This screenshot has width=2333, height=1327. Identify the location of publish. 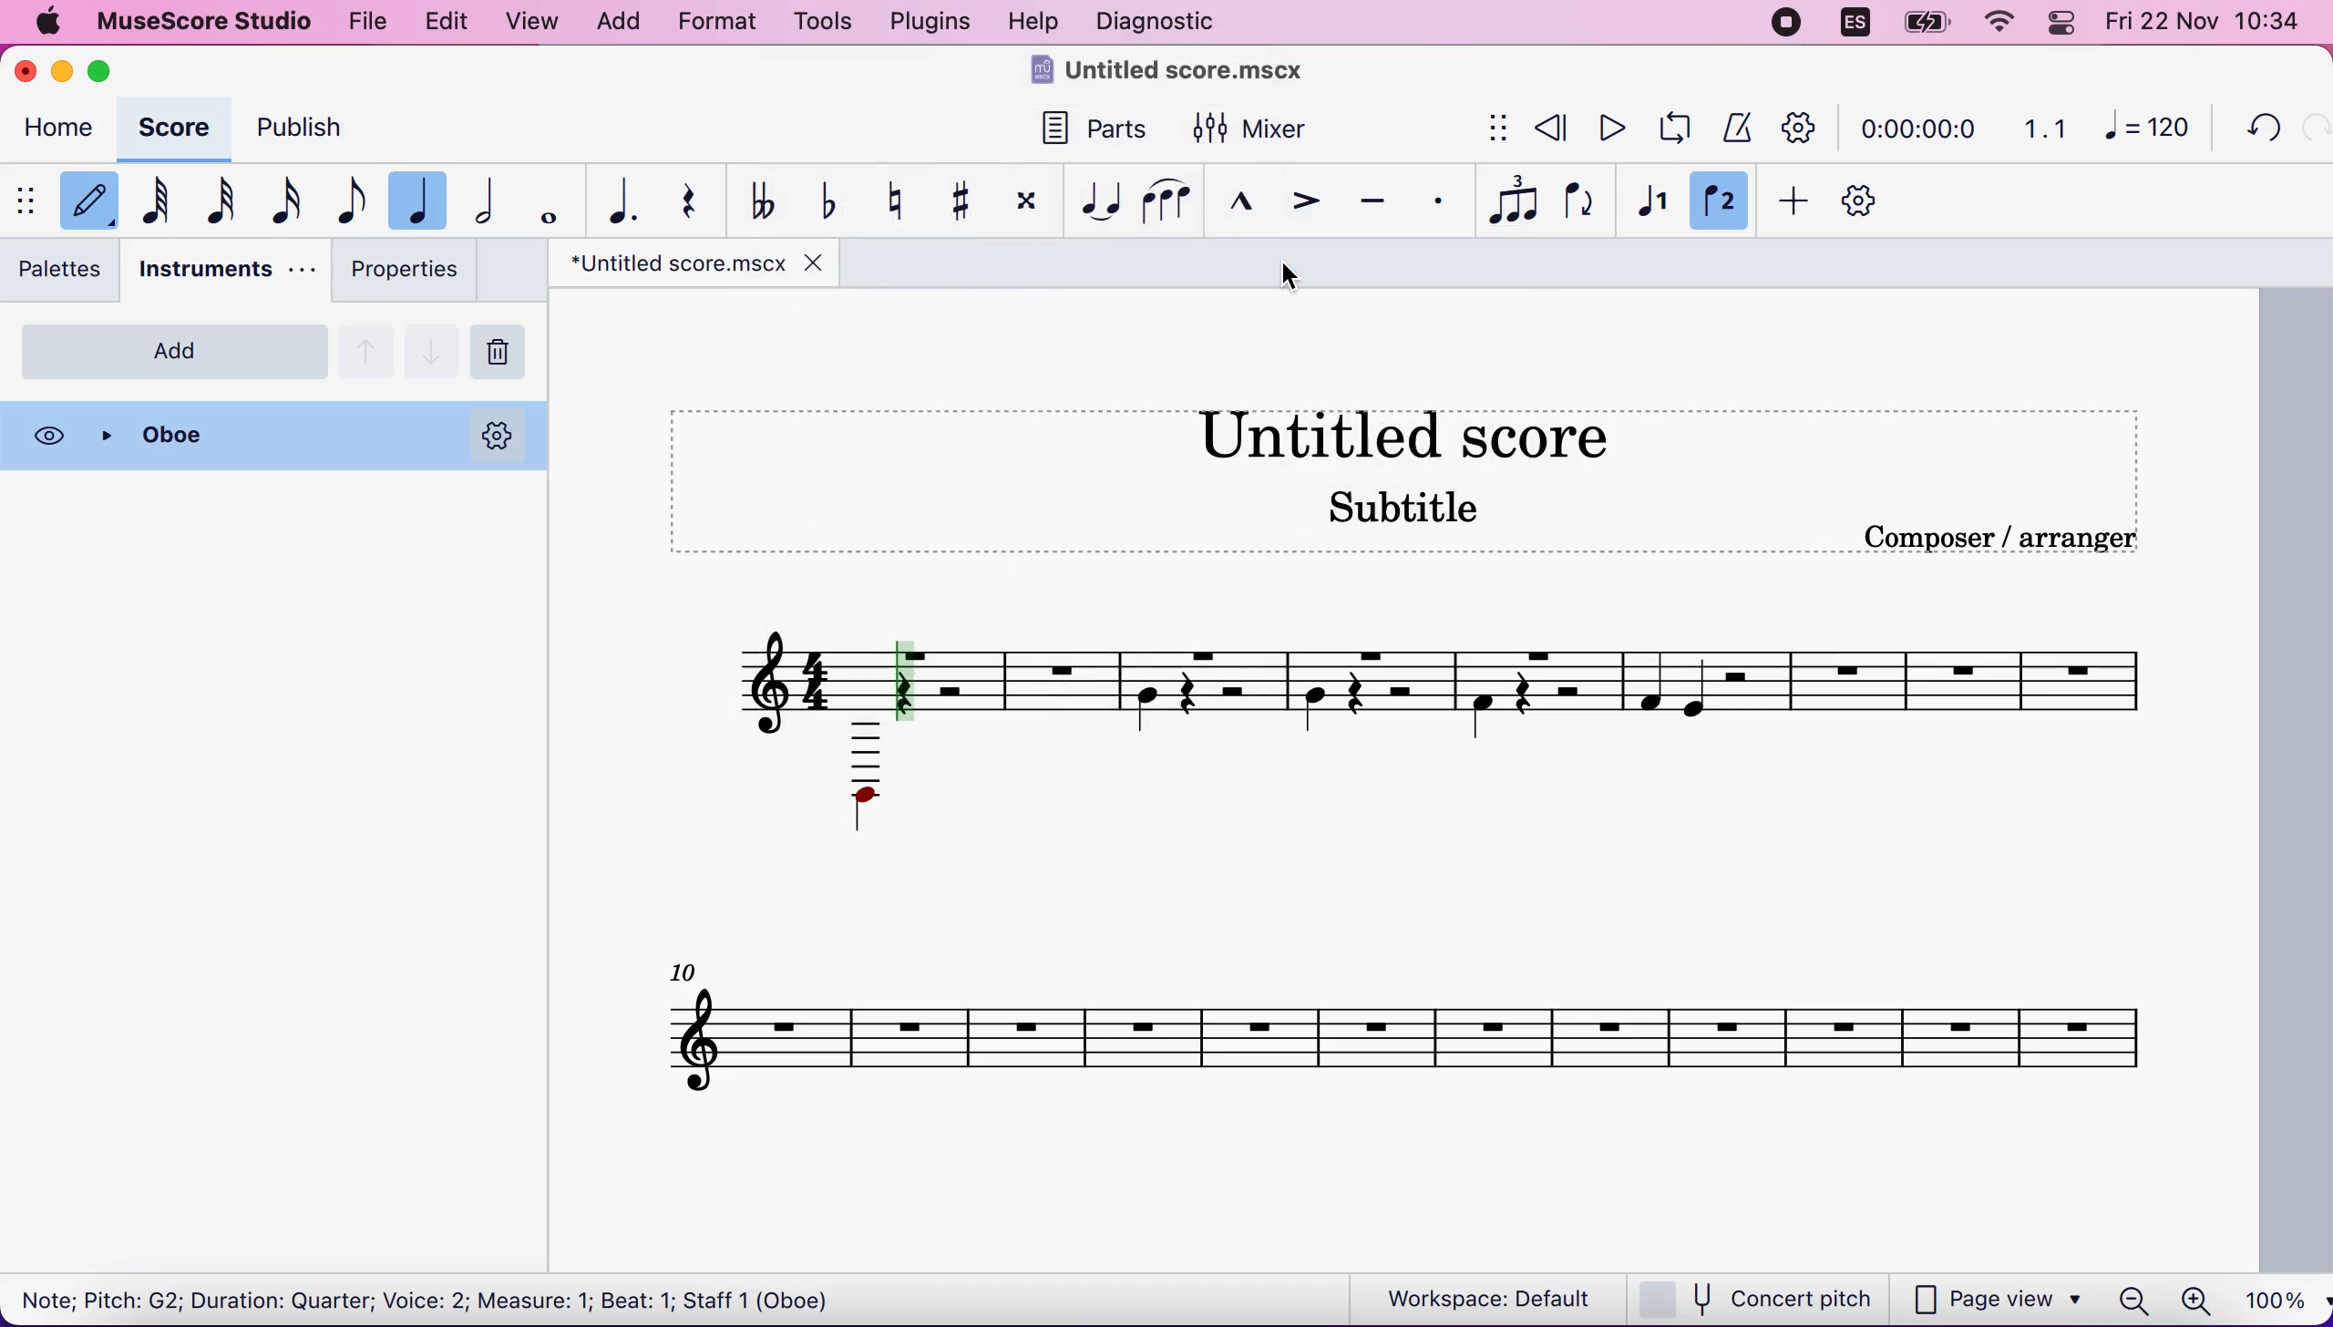
(311, 127).